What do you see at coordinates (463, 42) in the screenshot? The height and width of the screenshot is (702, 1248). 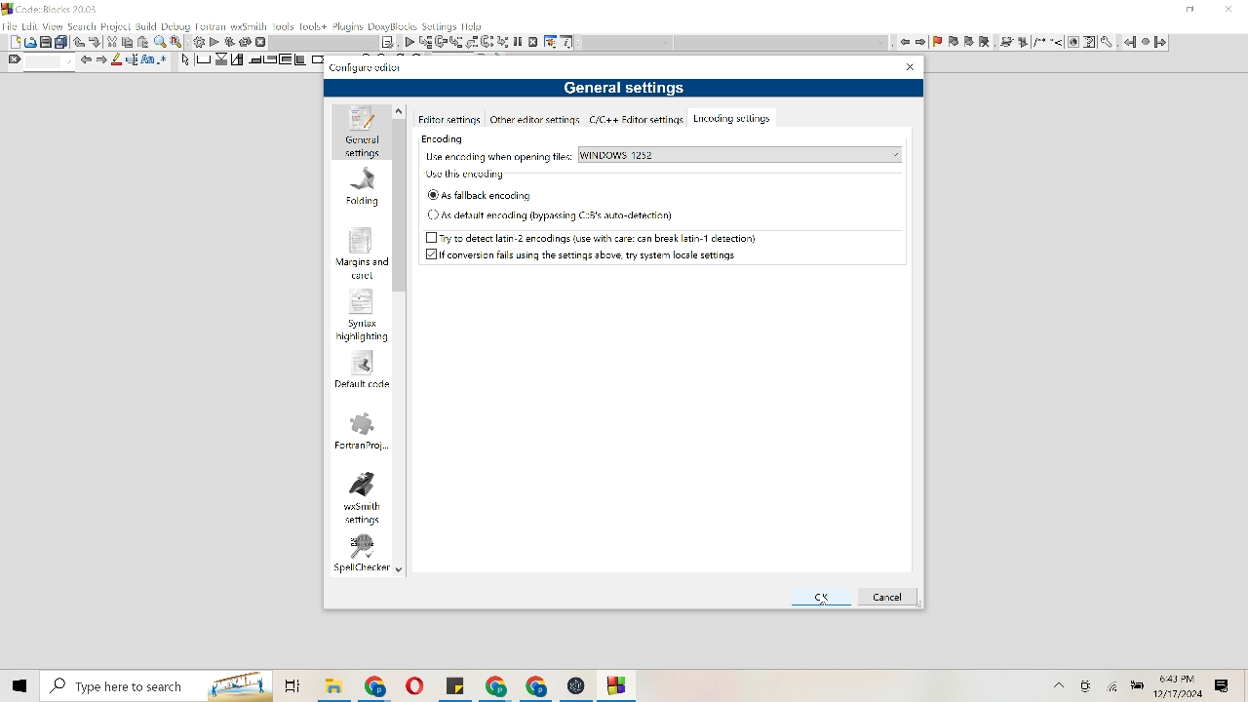 I see `List` at bounding box center [463, 42].